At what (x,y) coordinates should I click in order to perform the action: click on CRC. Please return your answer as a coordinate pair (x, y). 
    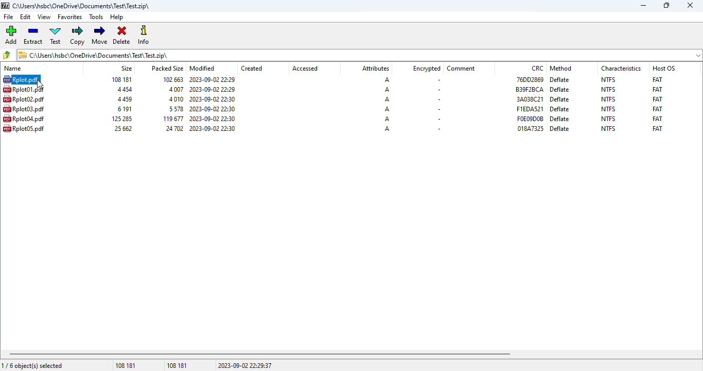
    Looking at the image, I should click on (530, 109).